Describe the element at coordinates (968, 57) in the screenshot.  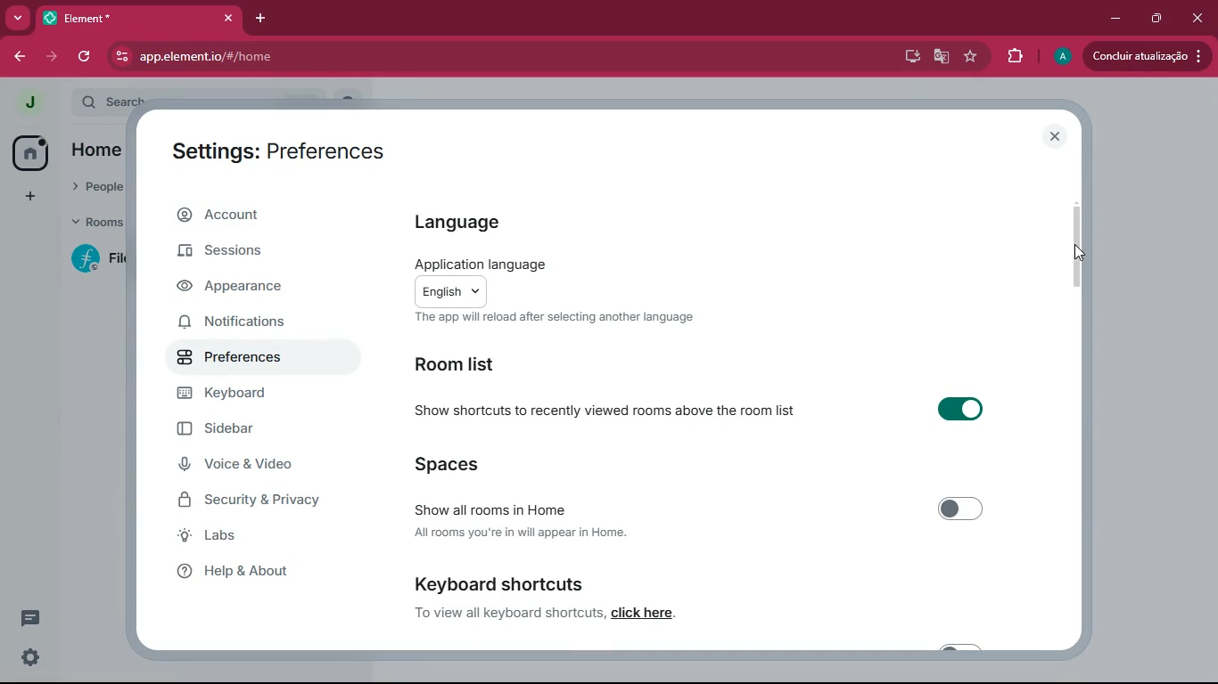
I see `favourite` at that location.